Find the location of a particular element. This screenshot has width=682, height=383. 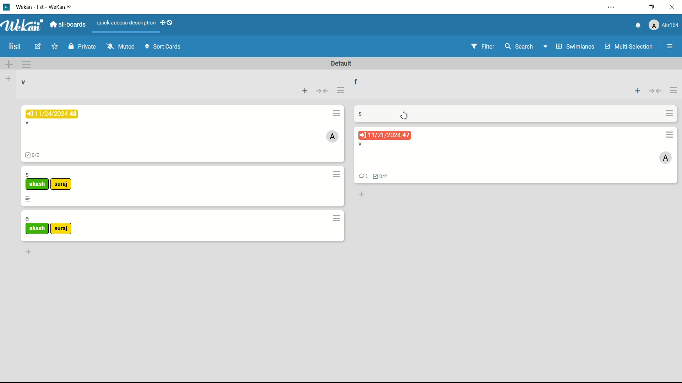

add card top of list is located at coordinates (638, 91).